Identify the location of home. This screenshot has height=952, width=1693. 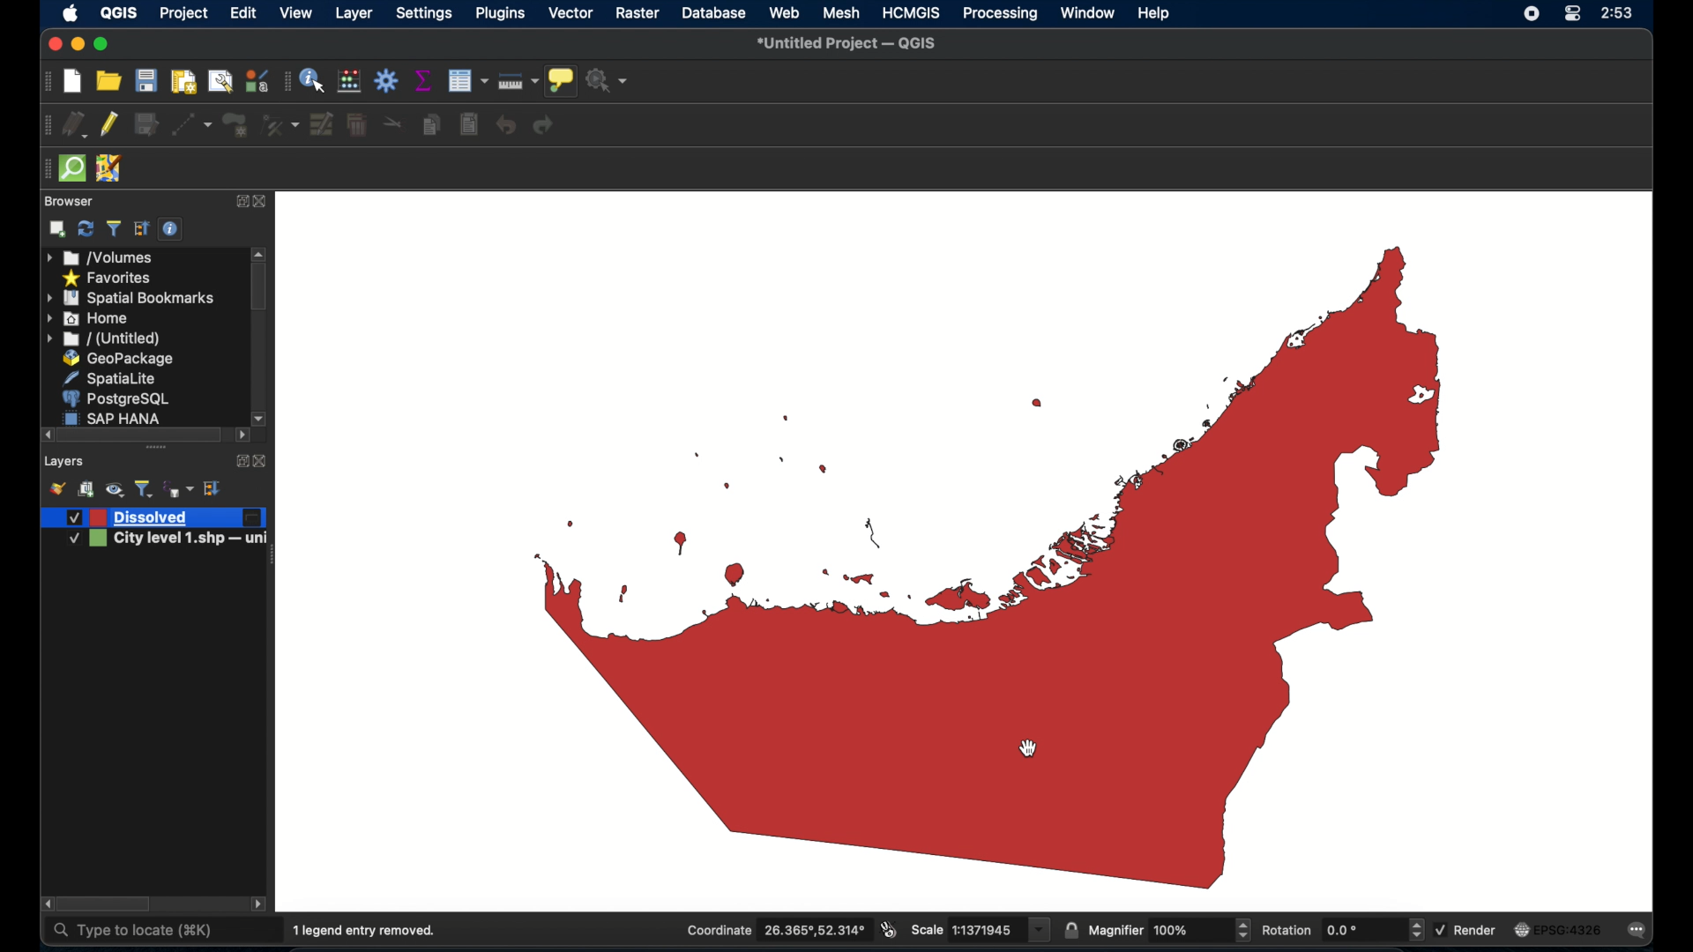
(90, 318).